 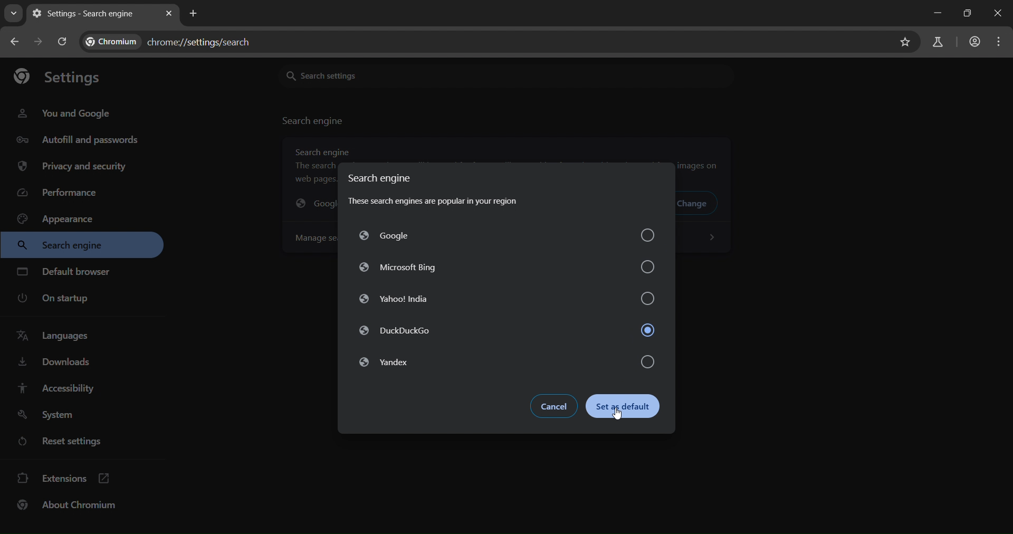 What do you see at coordinates (509, 267) in the screenshot?
I see `microsoft bing` at bounding box center [509, 267].